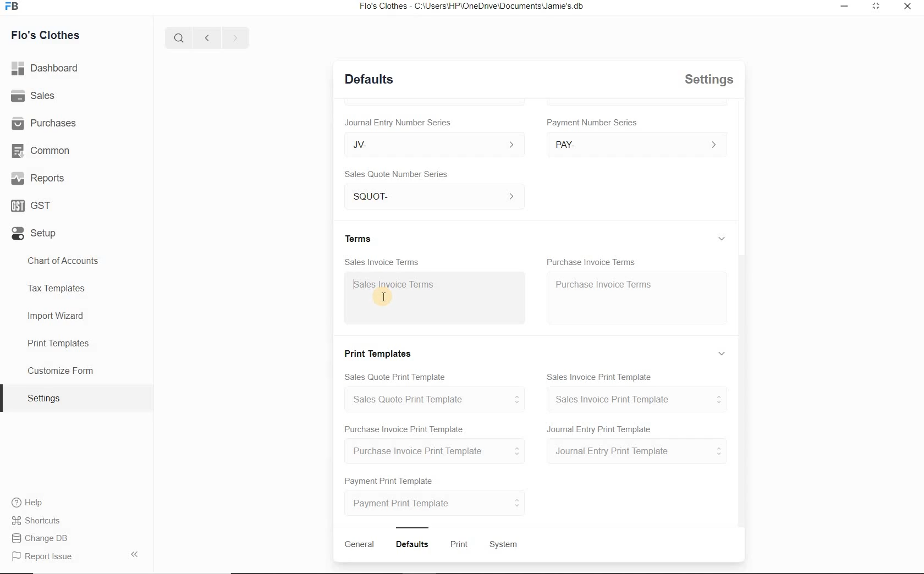  What do you see at coordinates (61, 371) in the screenshot?
I see `Customize Form` at bounding box center [61, 371].